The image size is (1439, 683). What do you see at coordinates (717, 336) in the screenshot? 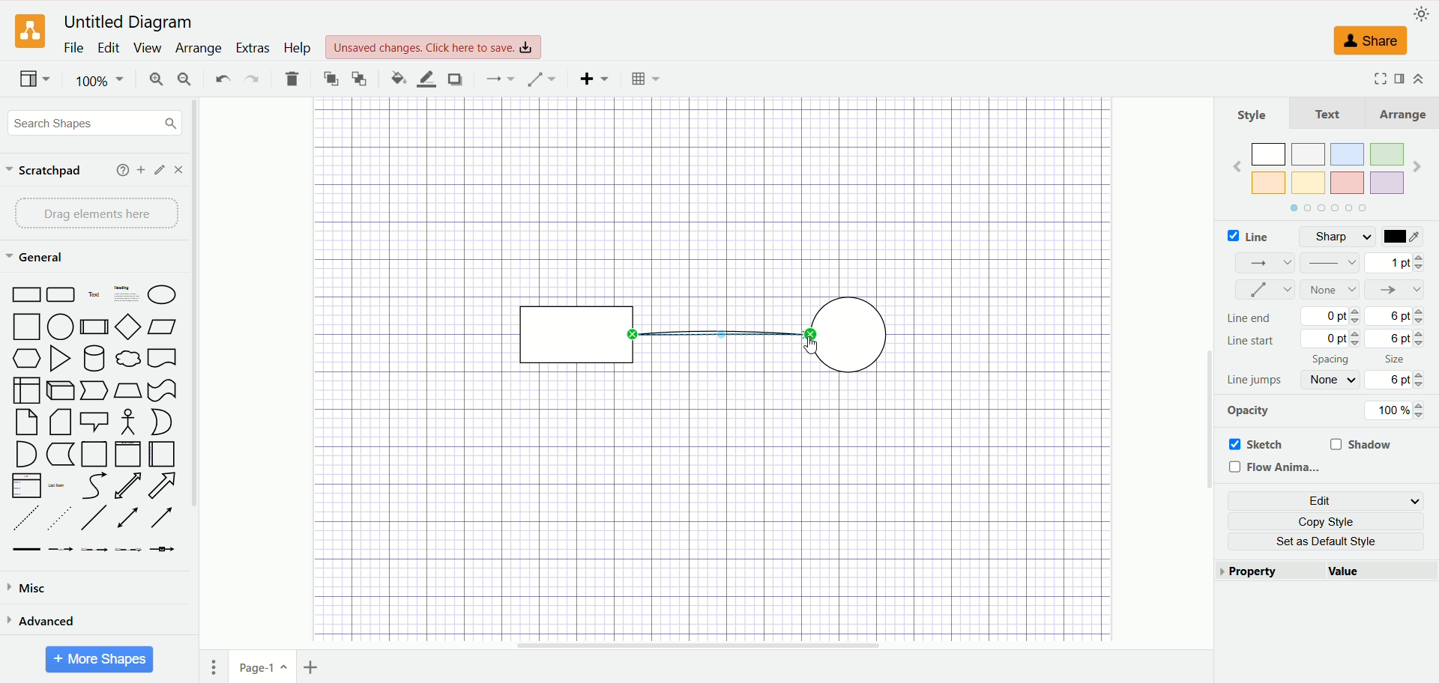
I see `Connector` at bounding box center [717, 336].